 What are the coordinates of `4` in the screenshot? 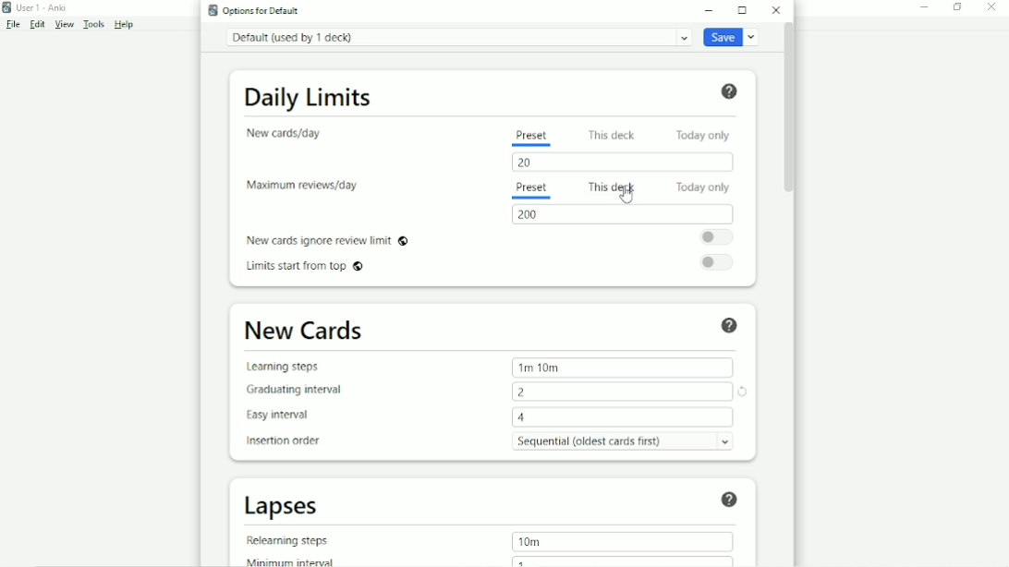 It's located at (524, 417).